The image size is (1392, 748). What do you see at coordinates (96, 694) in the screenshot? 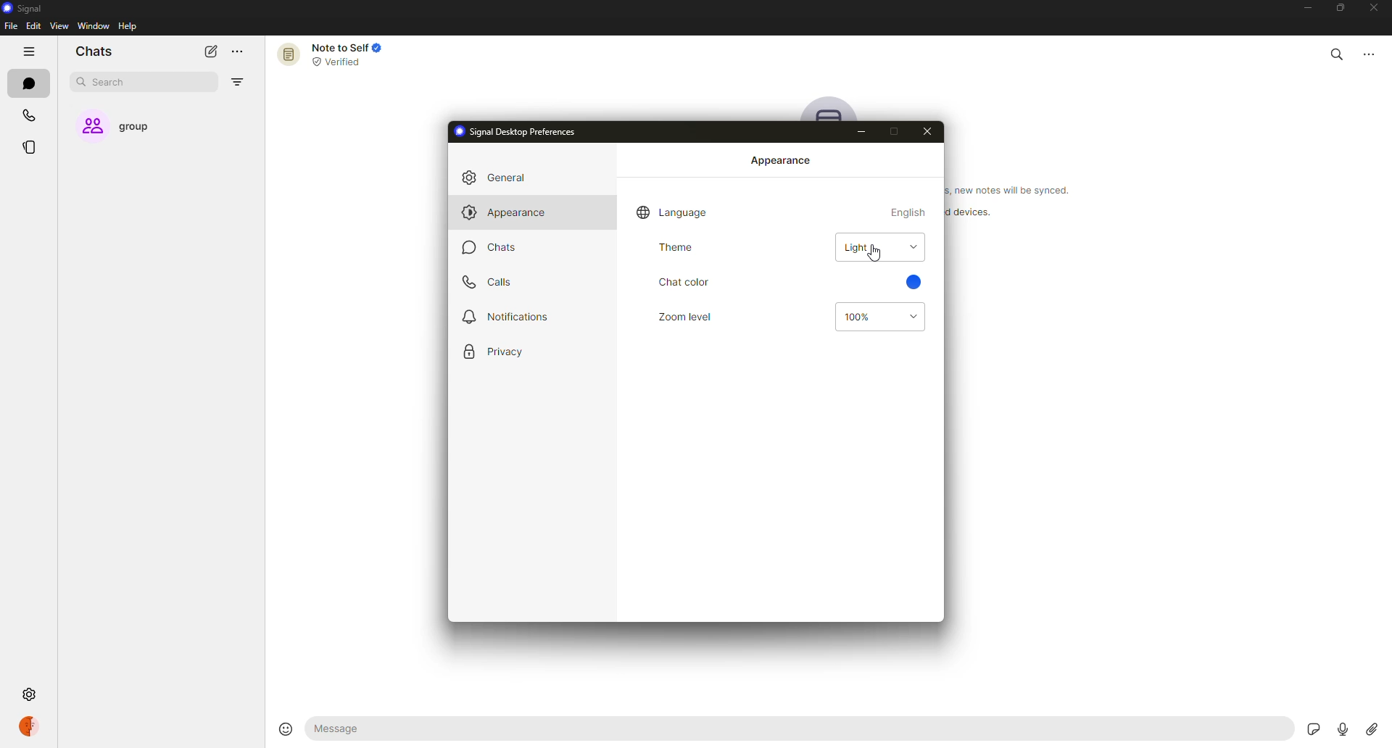
I see `settings` at bounding box center [96, 694].